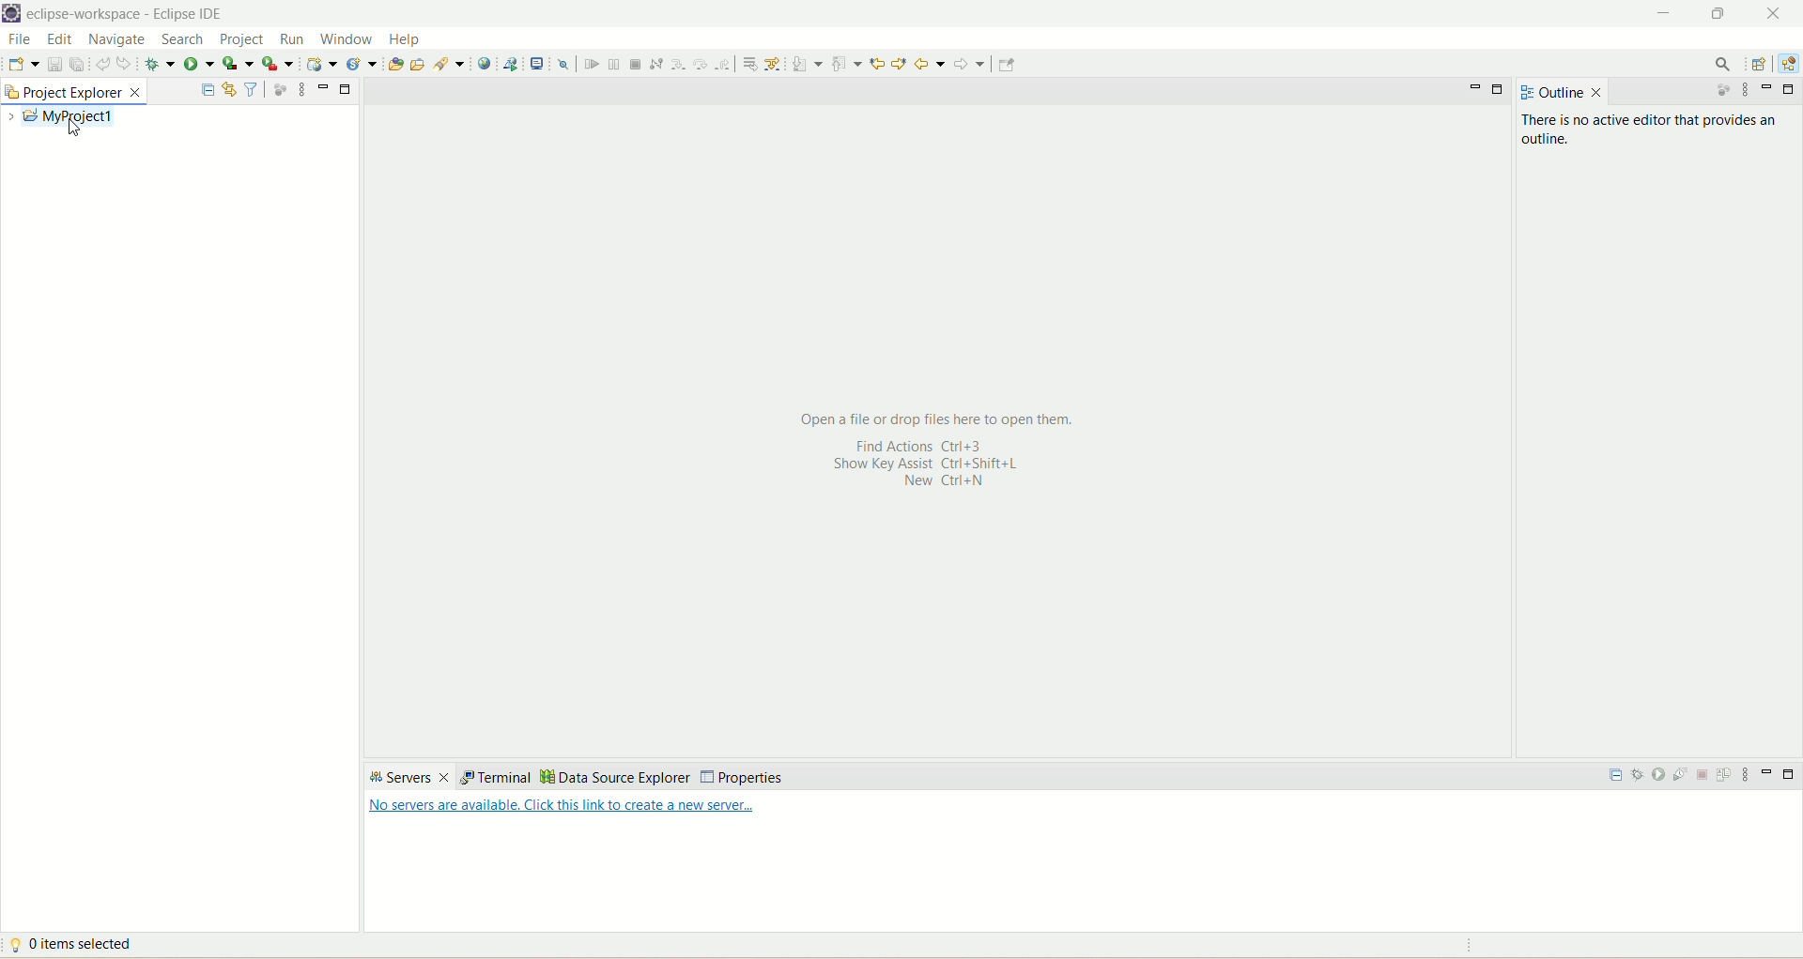 Image resolution: width=1803 pixels, height=959 pixels. Describe the element at coordinates (322, 87) in the screenshot. I see `minimize` at that location.